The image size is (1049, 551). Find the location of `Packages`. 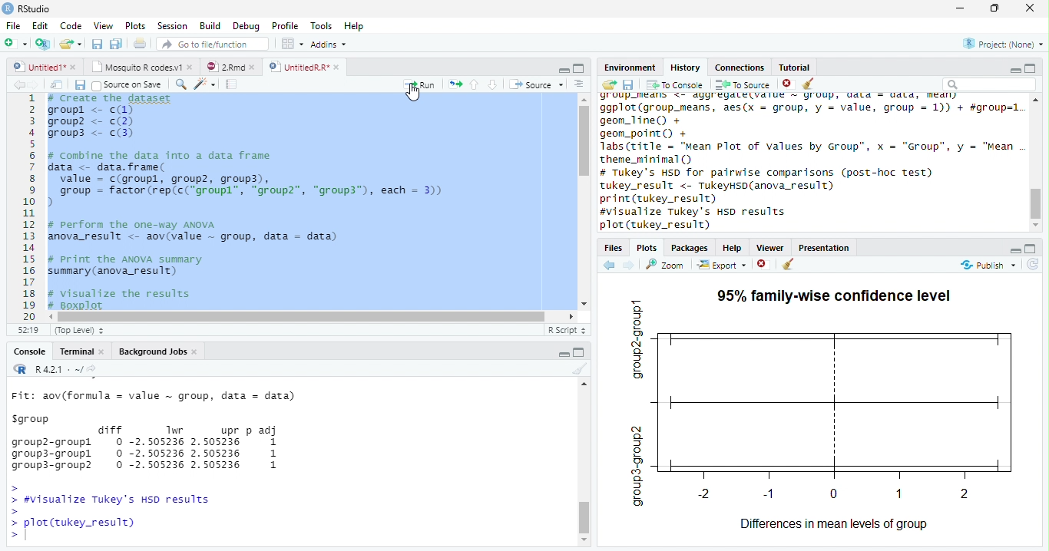

Packages is located at coordinates (691, 248).